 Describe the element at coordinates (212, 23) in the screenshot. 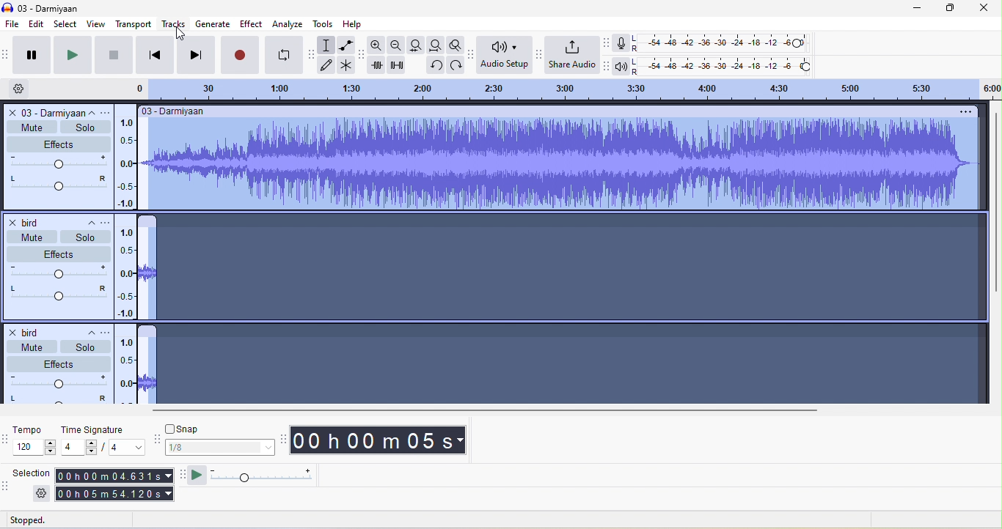

I see `generate` at that location.